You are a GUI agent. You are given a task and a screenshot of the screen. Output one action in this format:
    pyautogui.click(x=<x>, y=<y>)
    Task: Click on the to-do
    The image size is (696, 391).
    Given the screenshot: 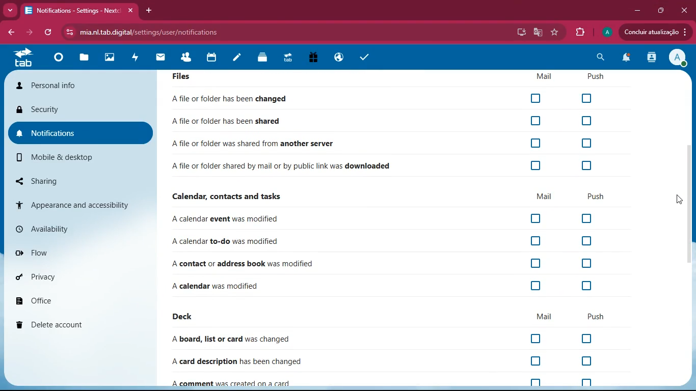 What is the action you would take?
    pyautogui.click(x=228, y=240)
    